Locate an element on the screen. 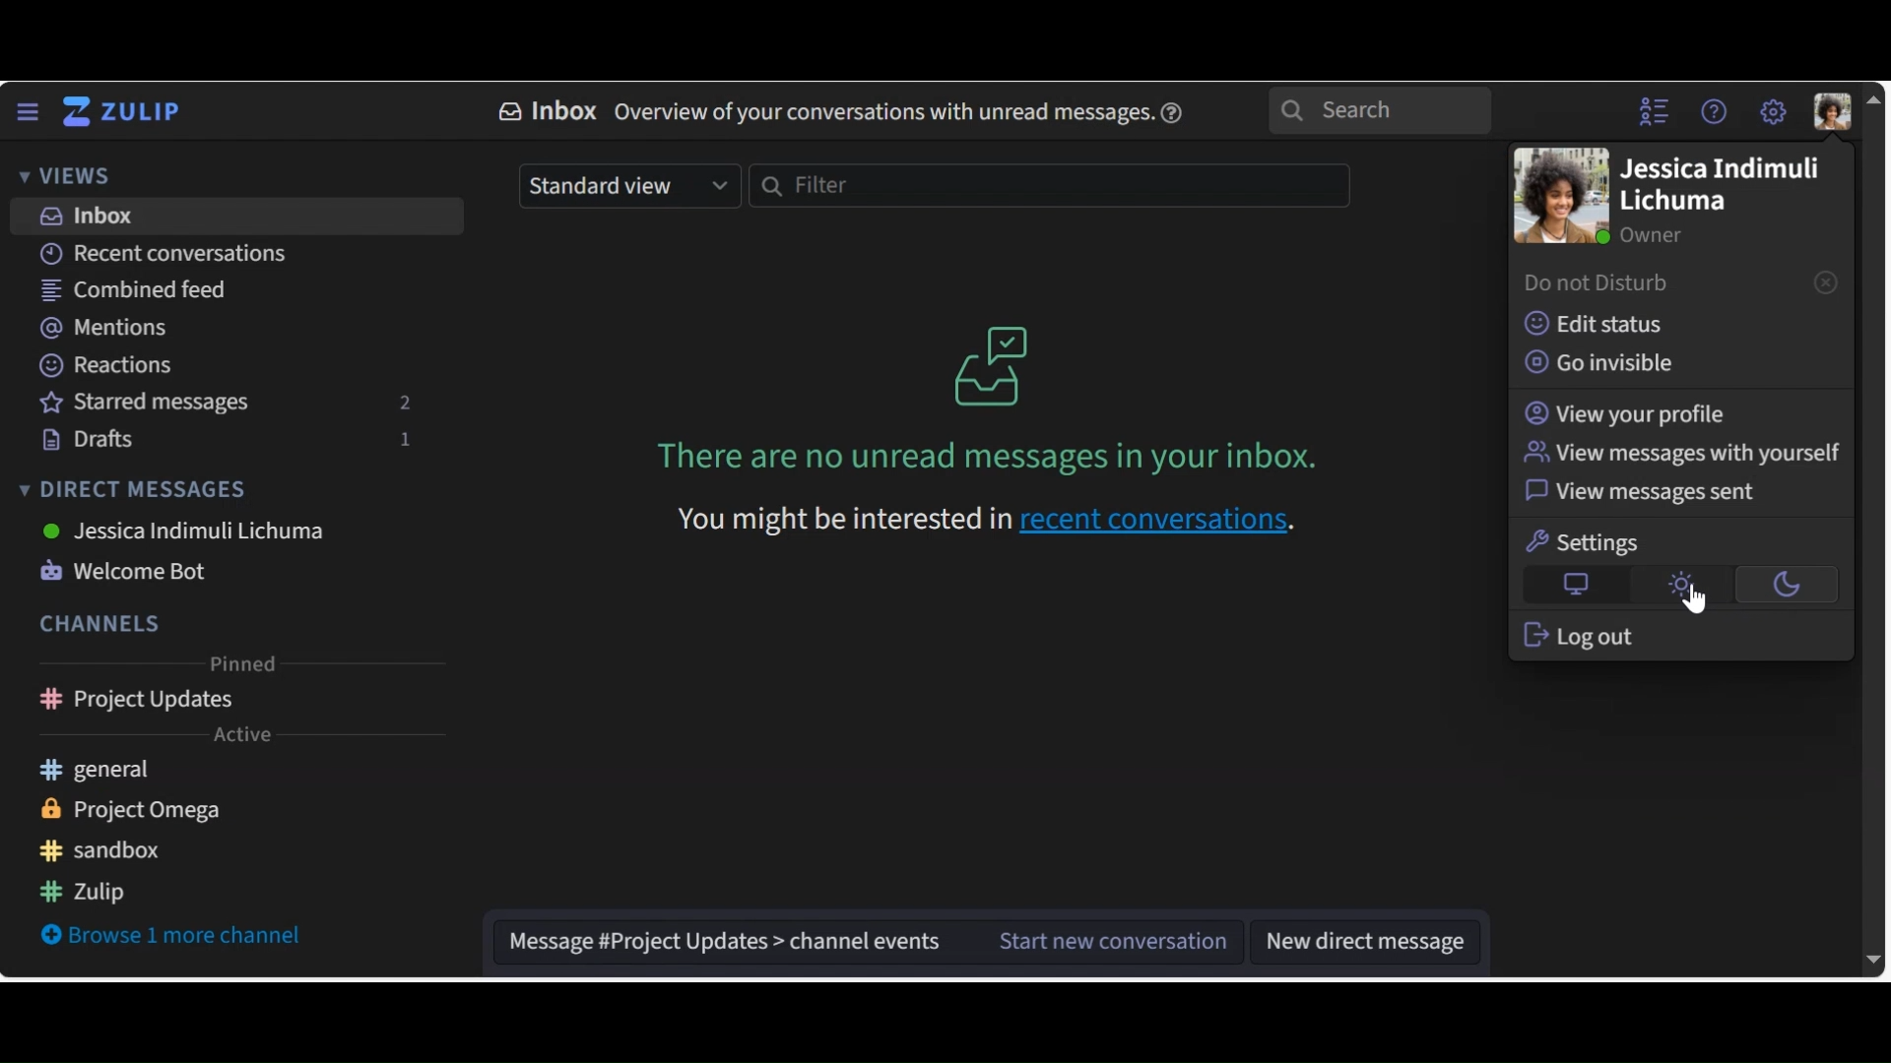  general is located at coordinates (123, 772).